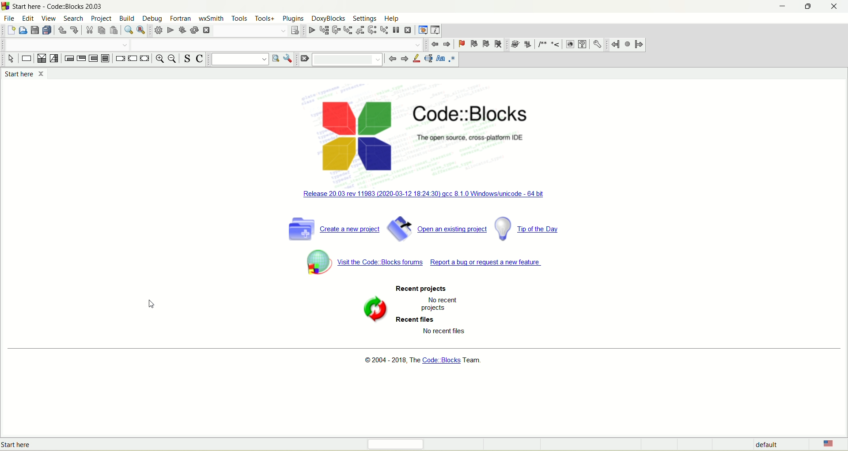  What do you see at coordinates (627, 44) in the screenshot?
I see `last jump` at bounding box center [627, 44].